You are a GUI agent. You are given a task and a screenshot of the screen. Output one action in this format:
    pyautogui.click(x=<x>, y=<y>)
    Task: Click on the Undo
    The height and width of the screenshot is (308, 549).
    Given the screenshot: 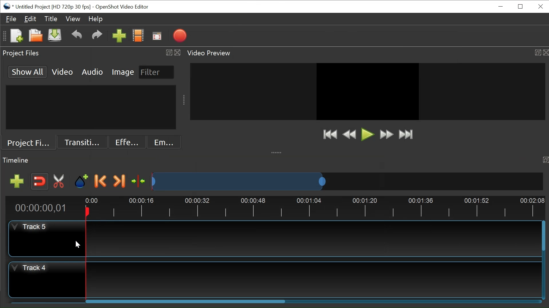 What is the action you would take?
    pyautogui.click(x=76, y=36)
    